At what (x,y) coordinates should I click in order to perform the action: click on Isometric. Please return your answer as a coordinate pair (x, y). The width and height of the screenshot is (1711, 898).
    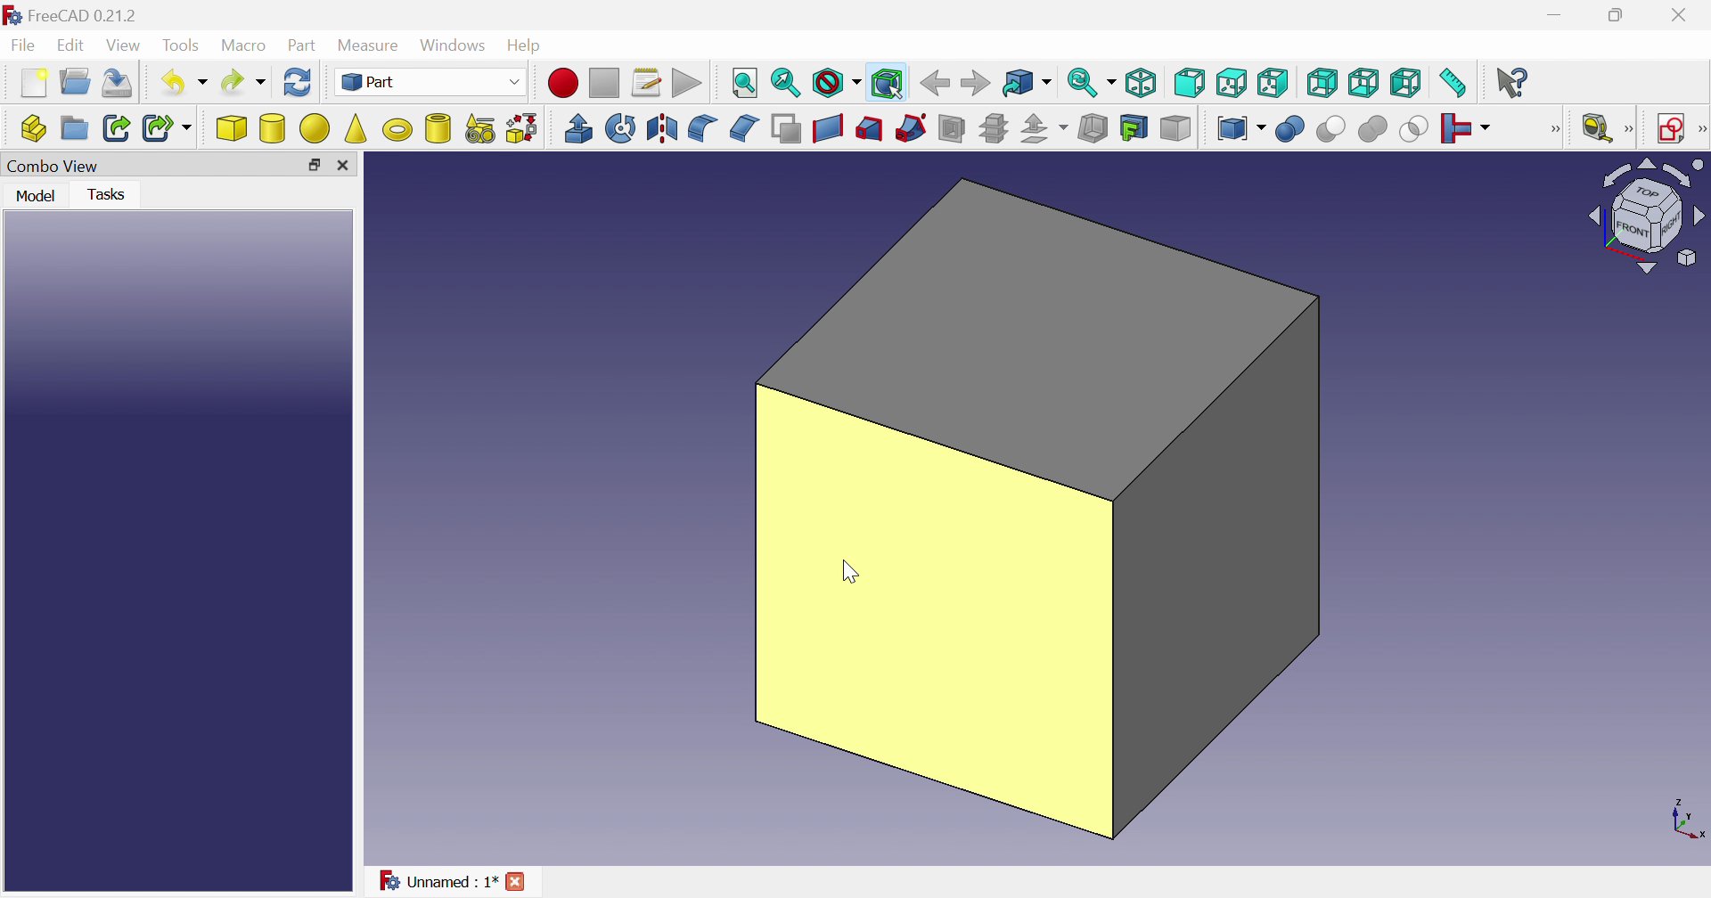
    Looking at the image, I should click on (1144, 81).